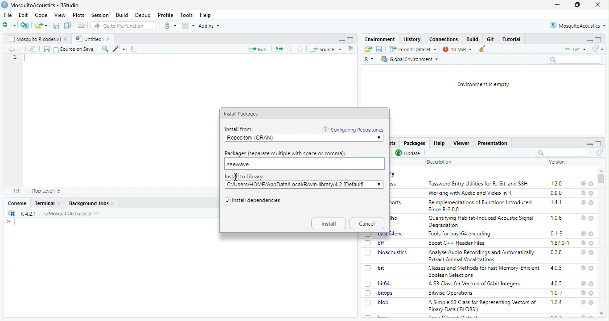  What do you see at coordinates (459, 243) in the screenshot?
I see `Boost C++ Header Files` at bounding box center [459, 243].